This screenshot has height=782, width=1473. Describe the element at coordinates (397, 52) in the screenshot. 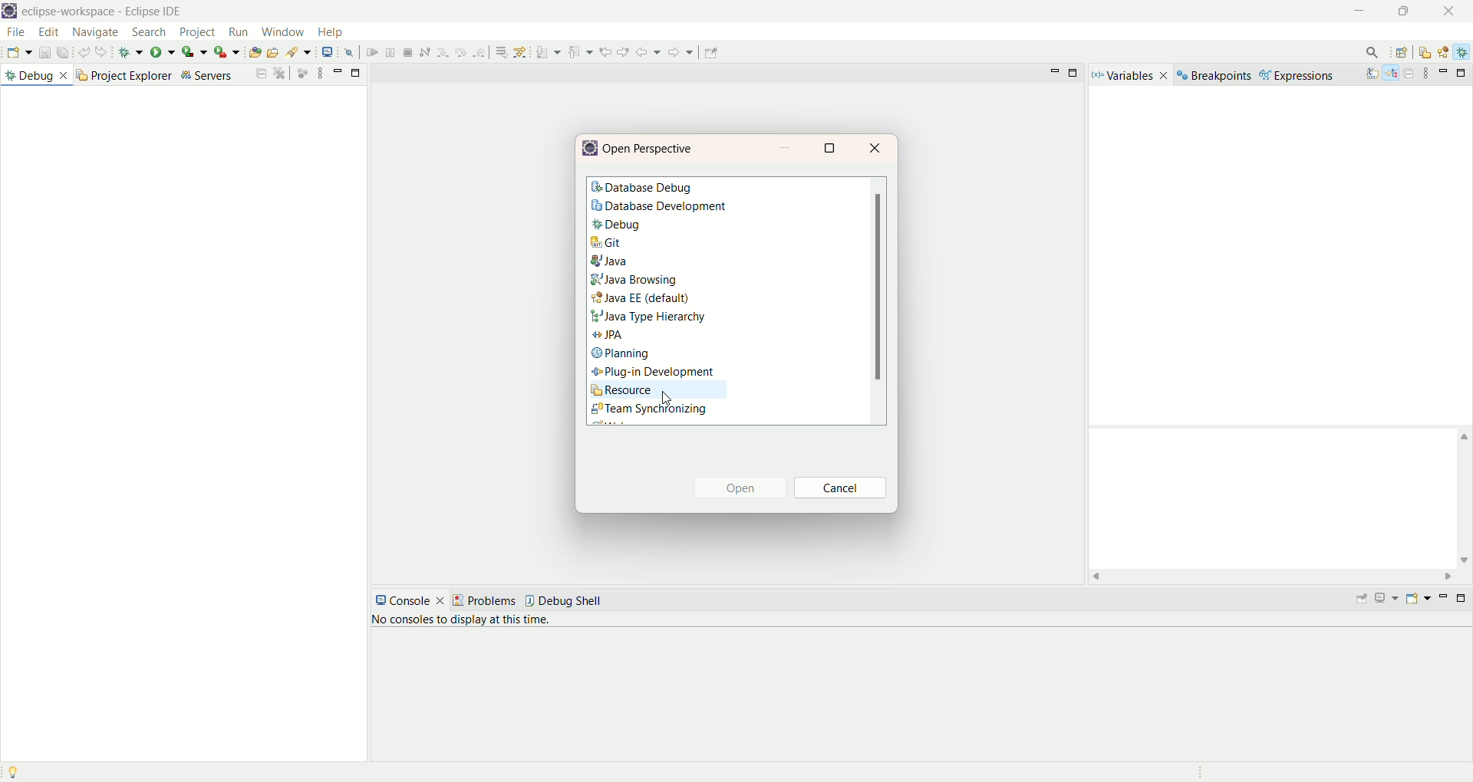

I see `open web browser` at that location.